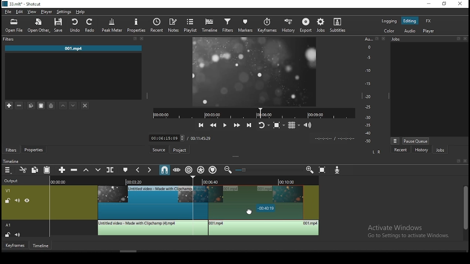  What do you see at coordinates (263, 125) in the screenshot?
I see `toggle player looping` at bounding box center [263, 125].